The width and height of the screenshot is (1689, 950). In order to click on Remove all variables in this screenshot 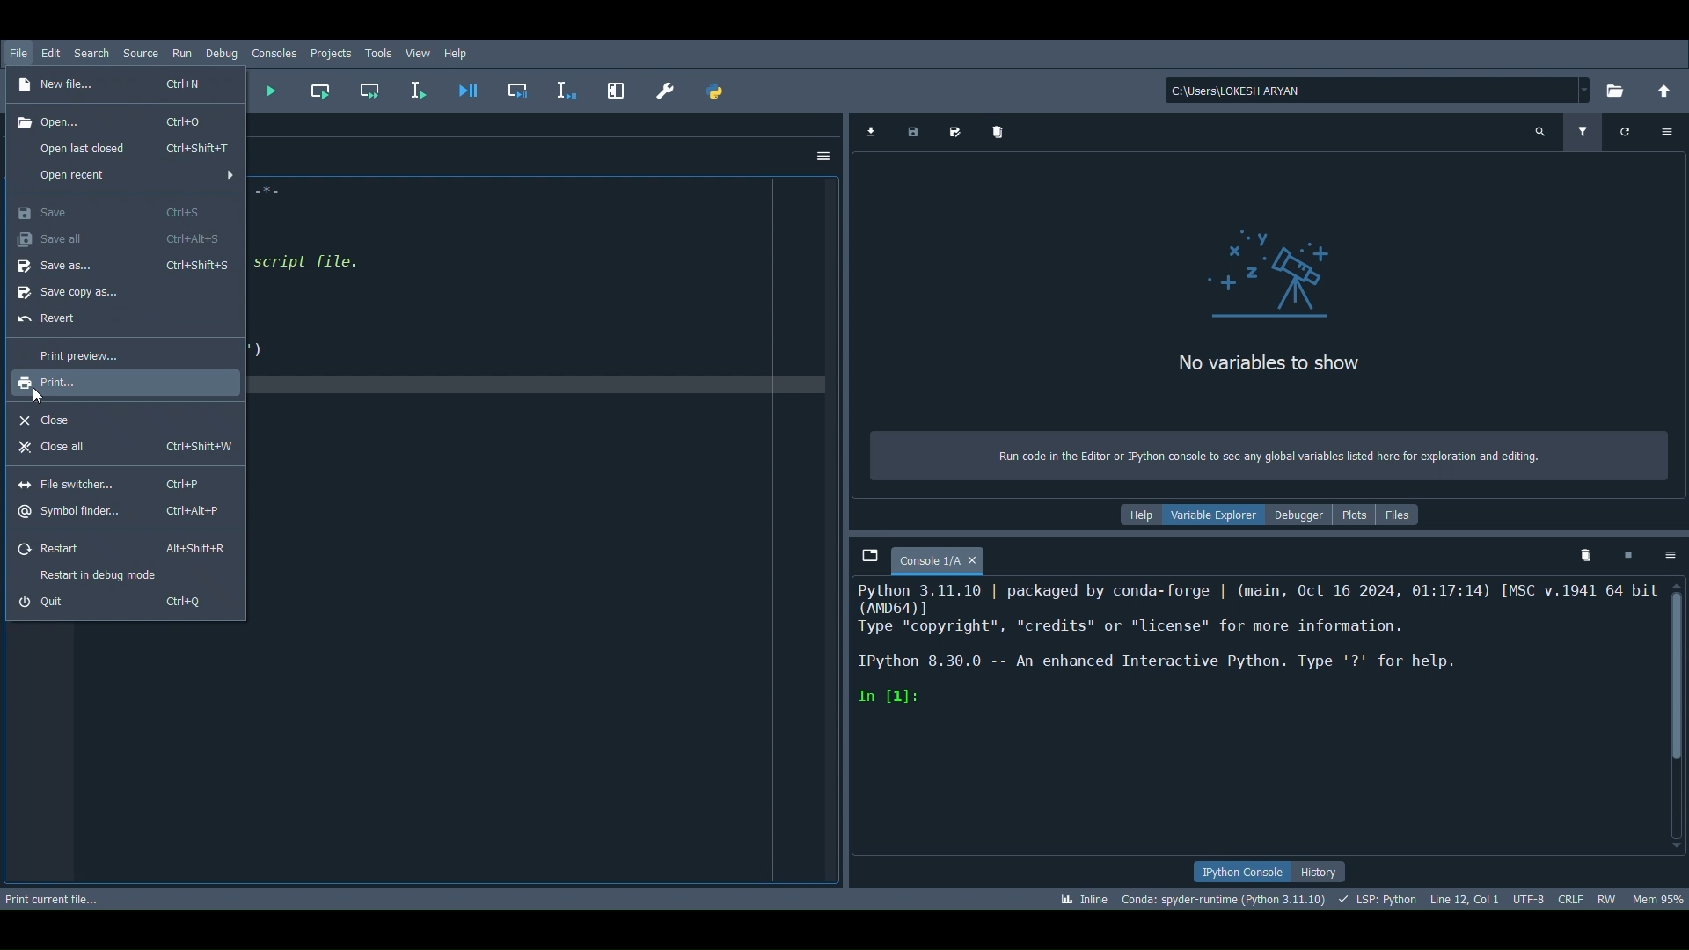, I will do `click(1004, 133)`.